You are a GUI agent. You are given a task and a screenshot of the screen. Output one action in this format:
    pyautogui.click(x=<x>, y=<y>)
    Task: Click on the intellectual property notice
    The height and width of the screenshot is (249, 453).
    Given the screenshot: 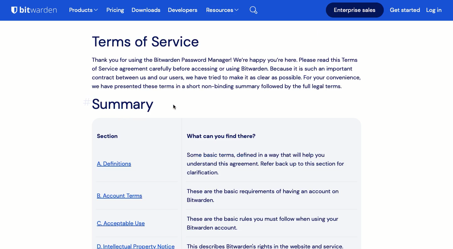 What is the action you would take?
    pyautogui.click(x=137, y=246)
    